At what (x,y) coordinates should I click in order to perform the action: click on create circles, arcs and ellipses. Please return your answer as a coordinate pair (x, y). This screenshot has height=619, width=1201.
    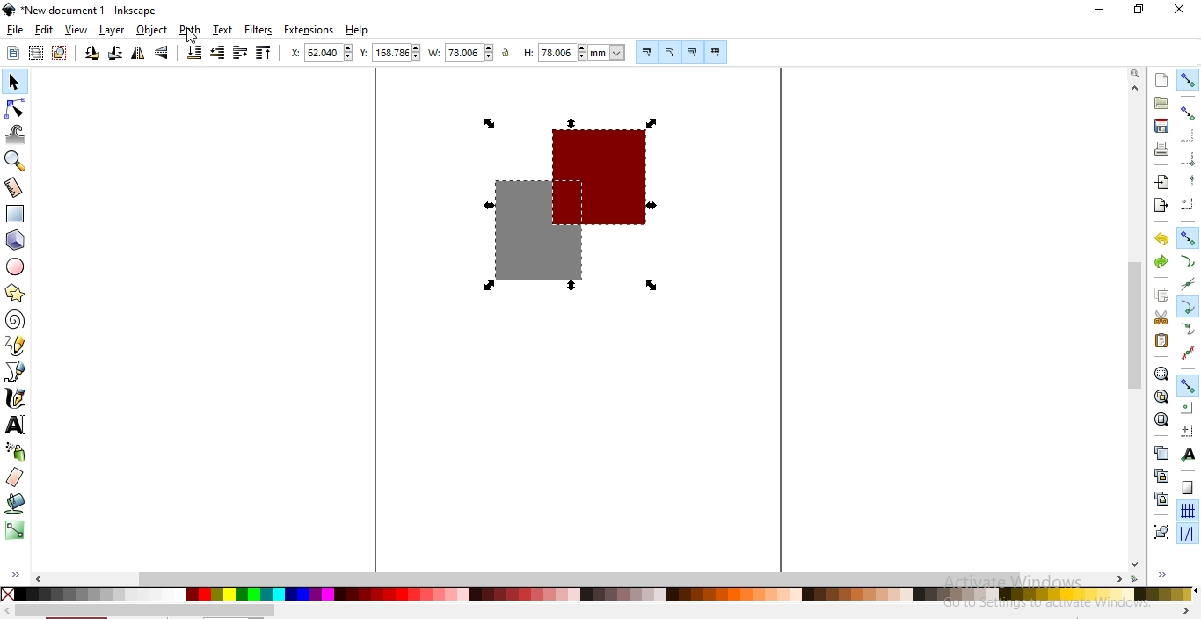
    Looking at the image, I should click on (16, 267).